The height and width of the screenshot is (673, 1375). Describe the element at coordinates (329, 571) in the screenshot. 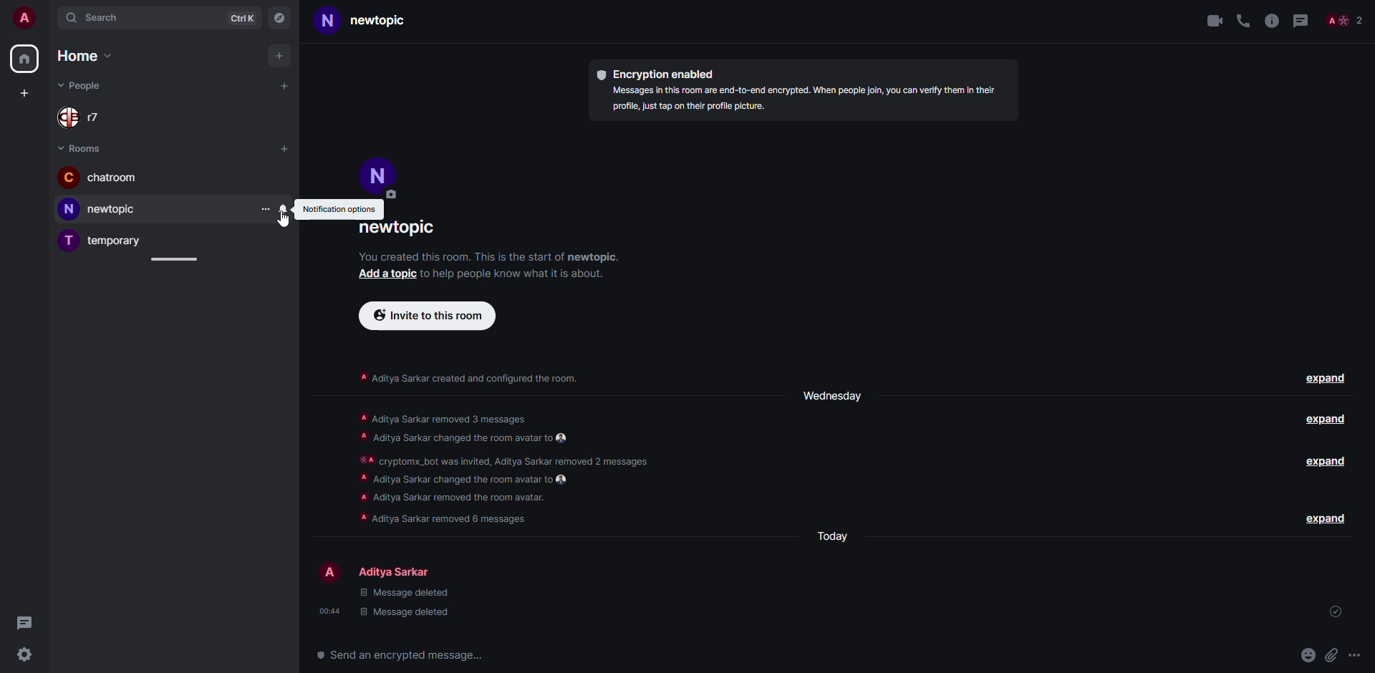

I see `profile` at that location.